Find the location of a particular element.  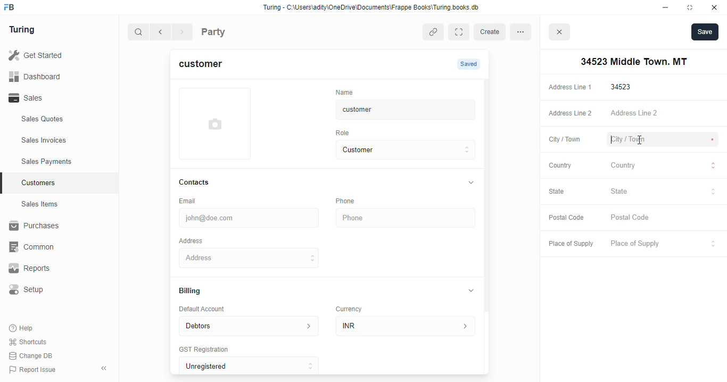

Unregistered is located at coordinates (254, 366).